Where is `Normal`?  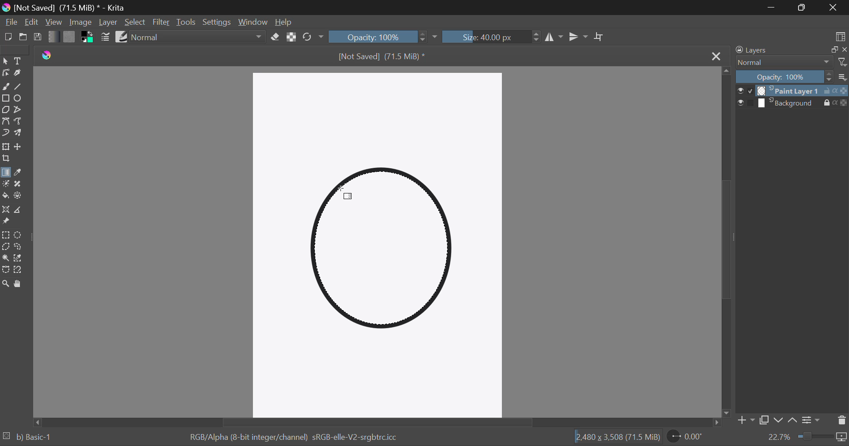 Normal is located at coordinates (784, 63).